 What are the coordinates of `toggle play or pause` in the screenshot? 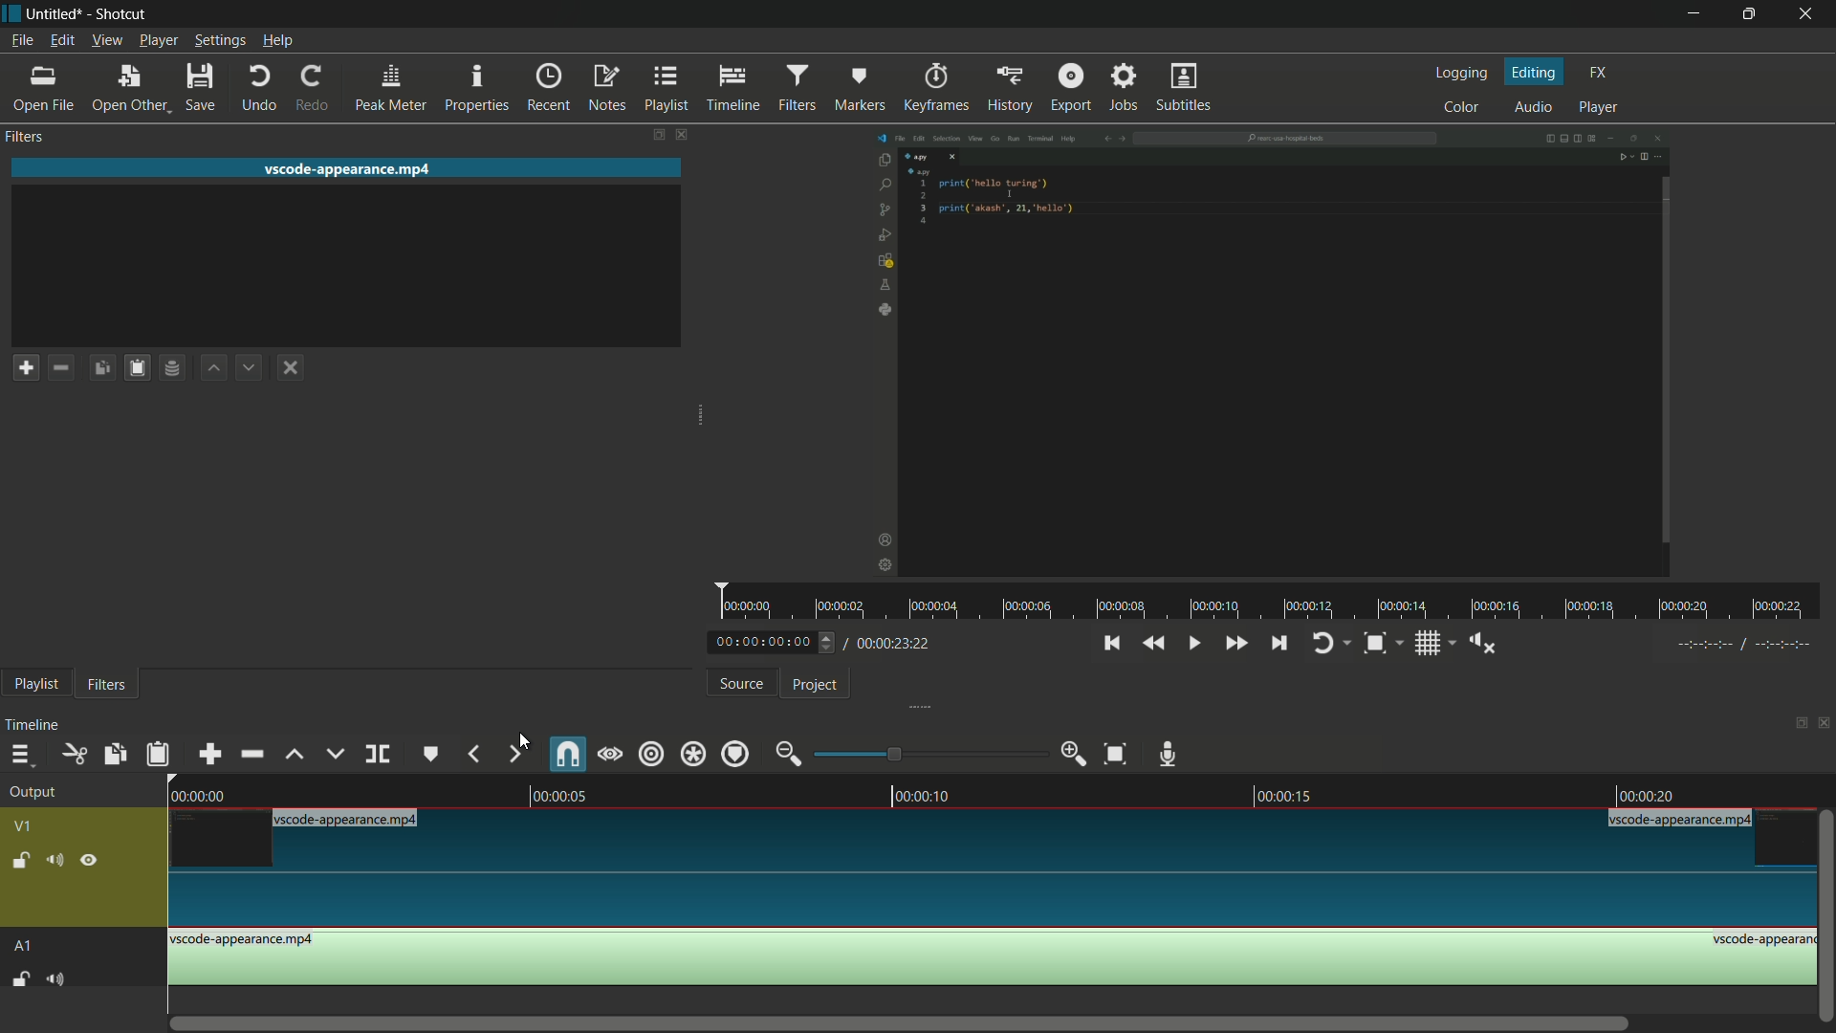 It's located at (1191, 644).